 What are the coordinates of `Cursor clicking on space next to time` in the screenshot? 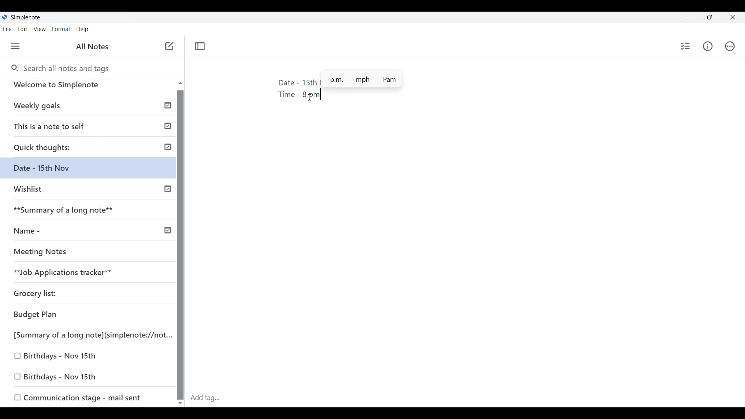 It's located at (310, 97).